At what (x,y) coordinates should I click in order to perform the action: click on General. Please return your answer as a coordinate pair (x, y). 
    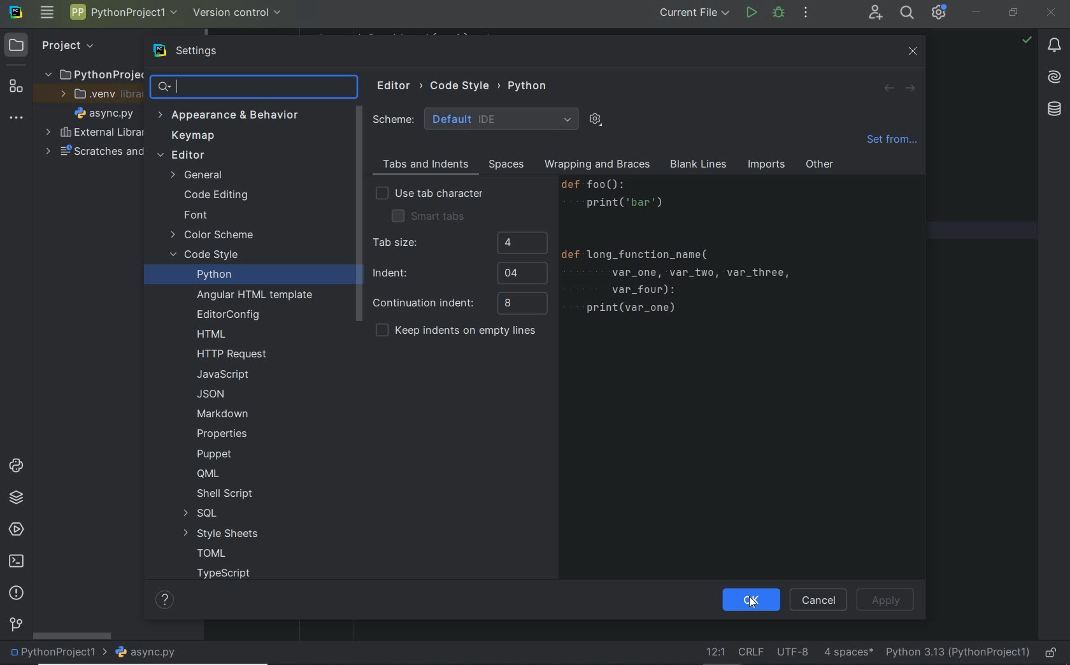
    Looking at the image, I should click on (199, 176).